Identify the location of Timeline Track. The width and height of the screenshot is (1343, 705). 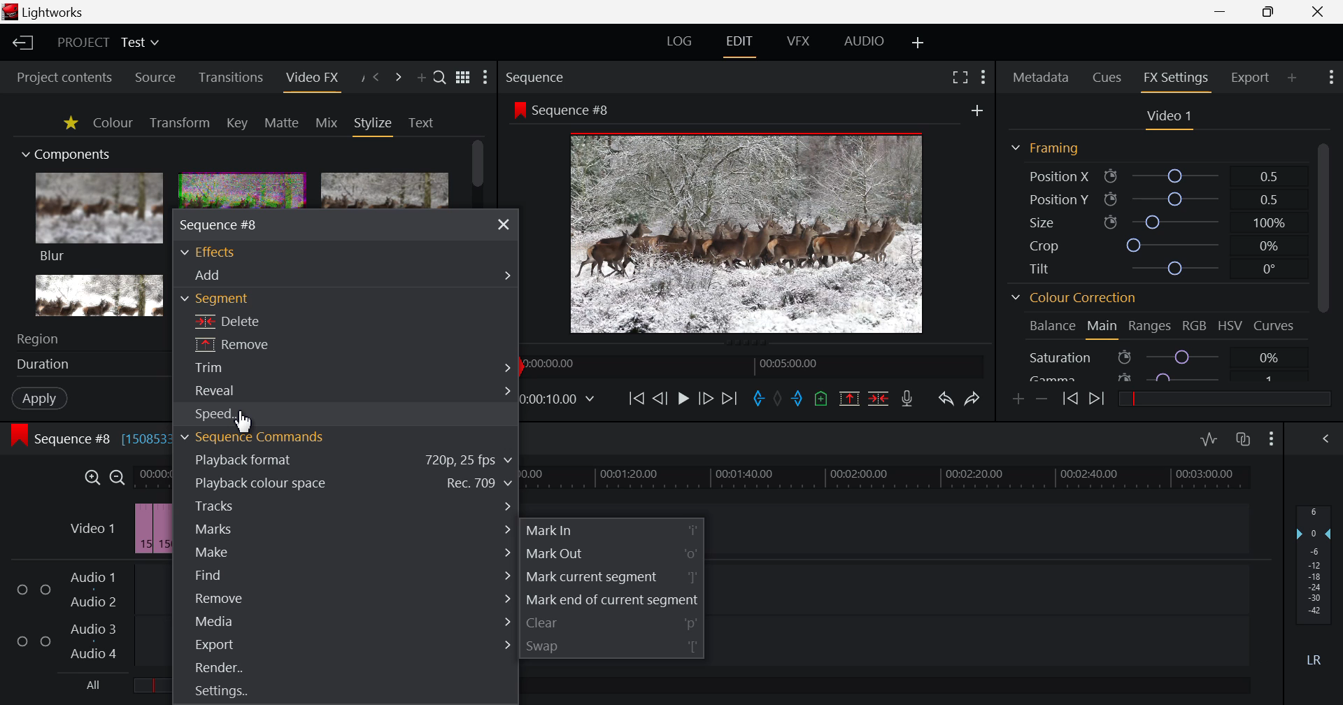
(888, 478).